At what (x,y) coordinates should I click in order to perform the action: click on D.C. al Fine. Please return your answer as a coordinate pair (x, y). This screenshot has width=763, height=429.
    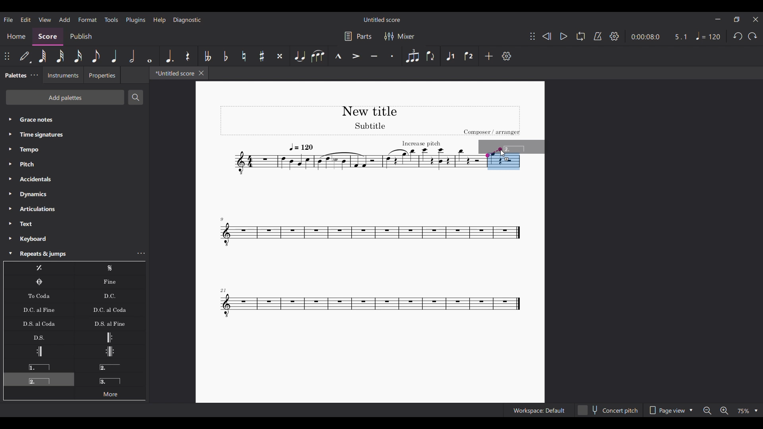
    Looking at the image, I should click on (39, 309).